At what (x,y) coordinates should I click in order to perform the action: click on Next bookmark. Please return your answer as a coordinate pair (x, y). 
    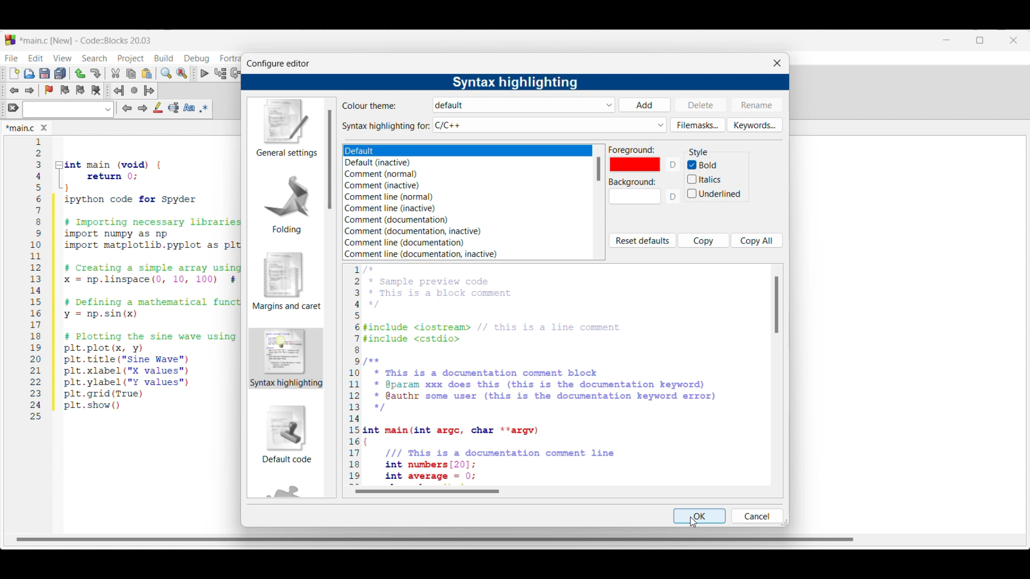
    Looking at the image, I should click on (80, 90).